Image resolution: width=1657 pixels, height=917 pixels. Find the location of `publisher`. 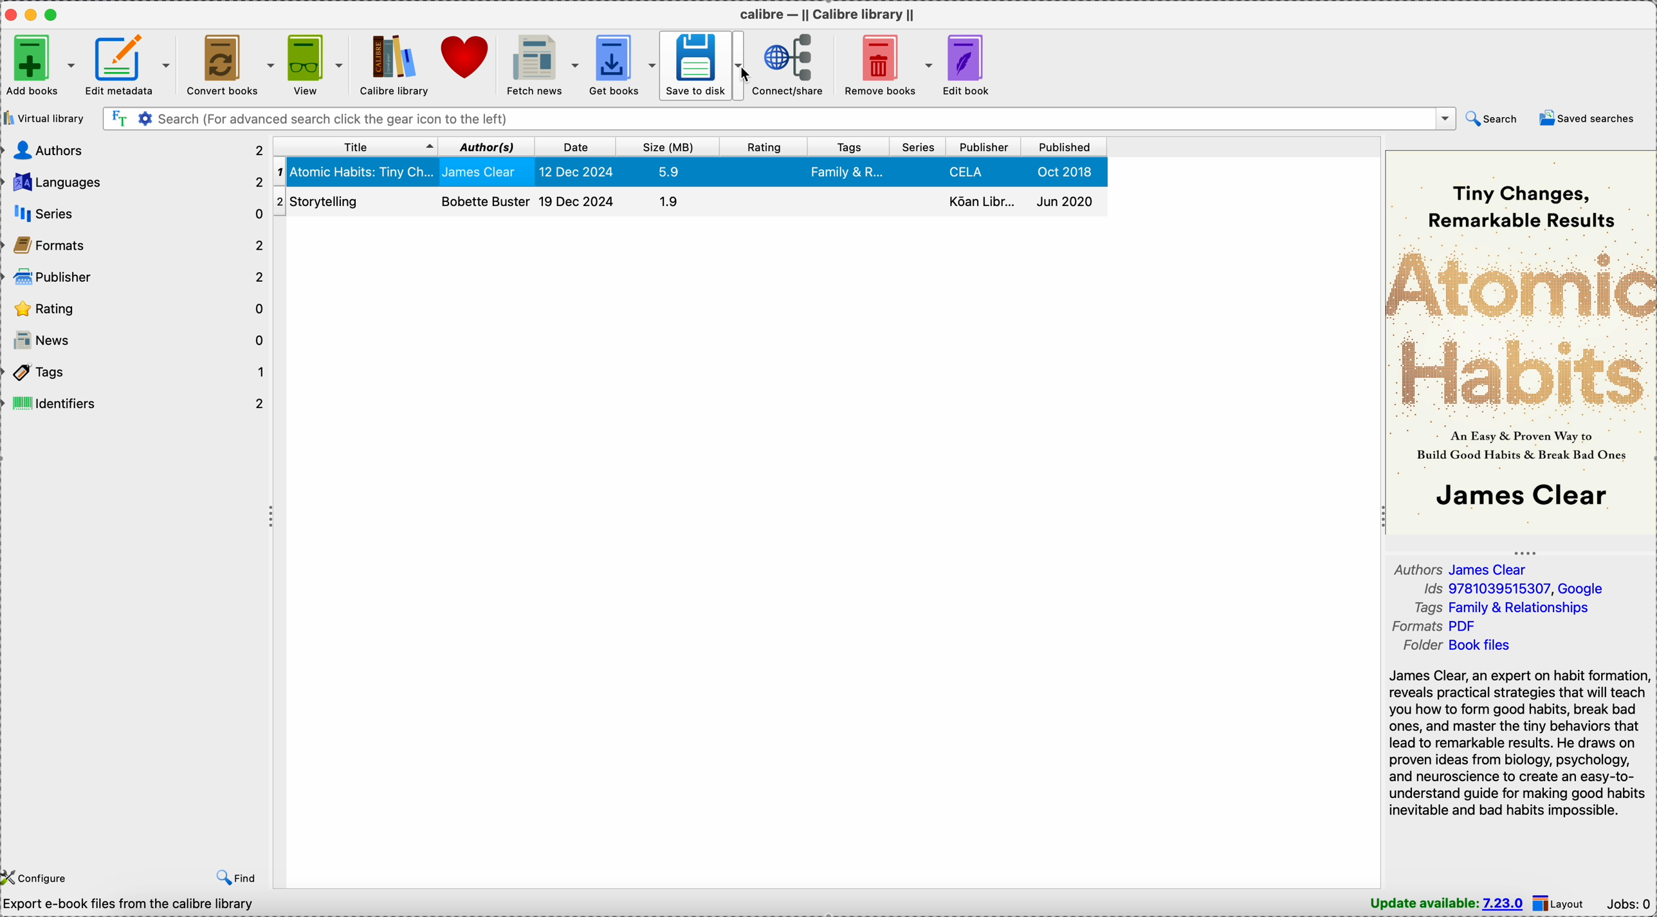

publisher is located at coordinates (138, 277).